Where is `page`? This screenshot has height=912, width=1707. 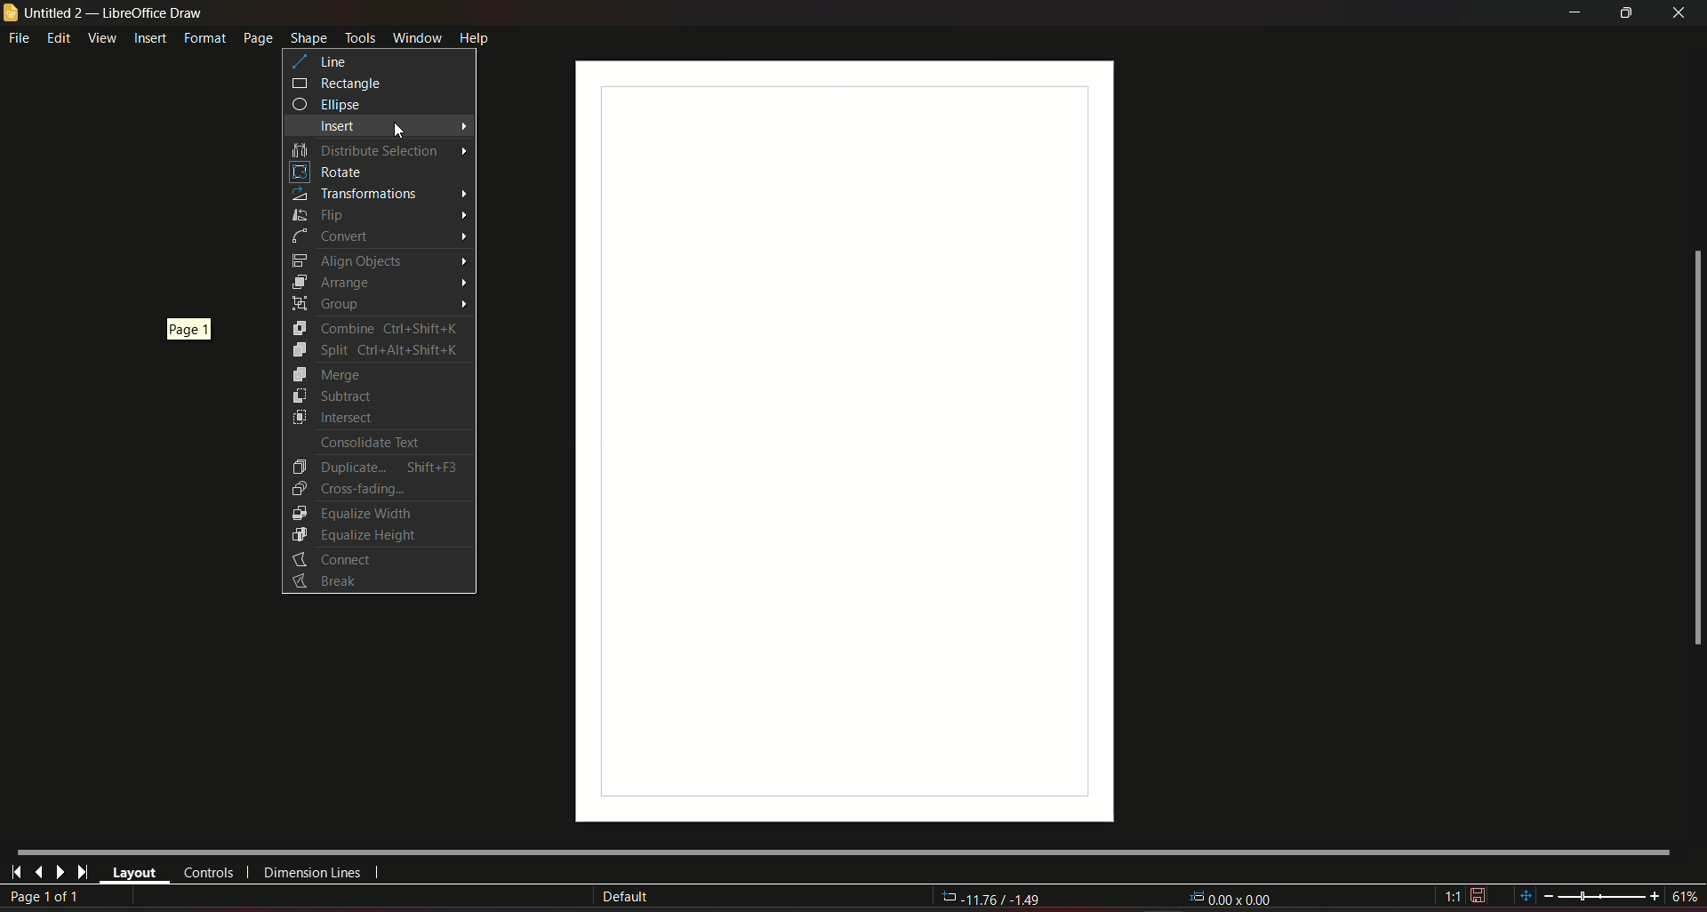
page is located at coordinates (256, 38).